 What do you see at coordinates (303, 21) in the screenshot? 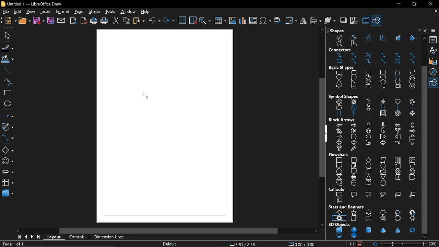
I see `Flip` at bounding box center [303, 21].